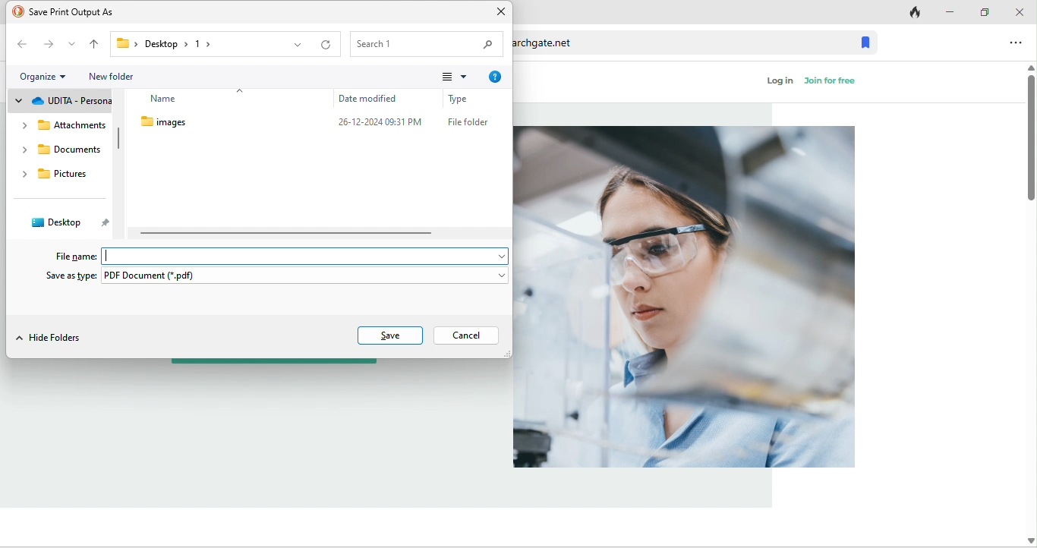  I want to click on down, so click(1027, 537).